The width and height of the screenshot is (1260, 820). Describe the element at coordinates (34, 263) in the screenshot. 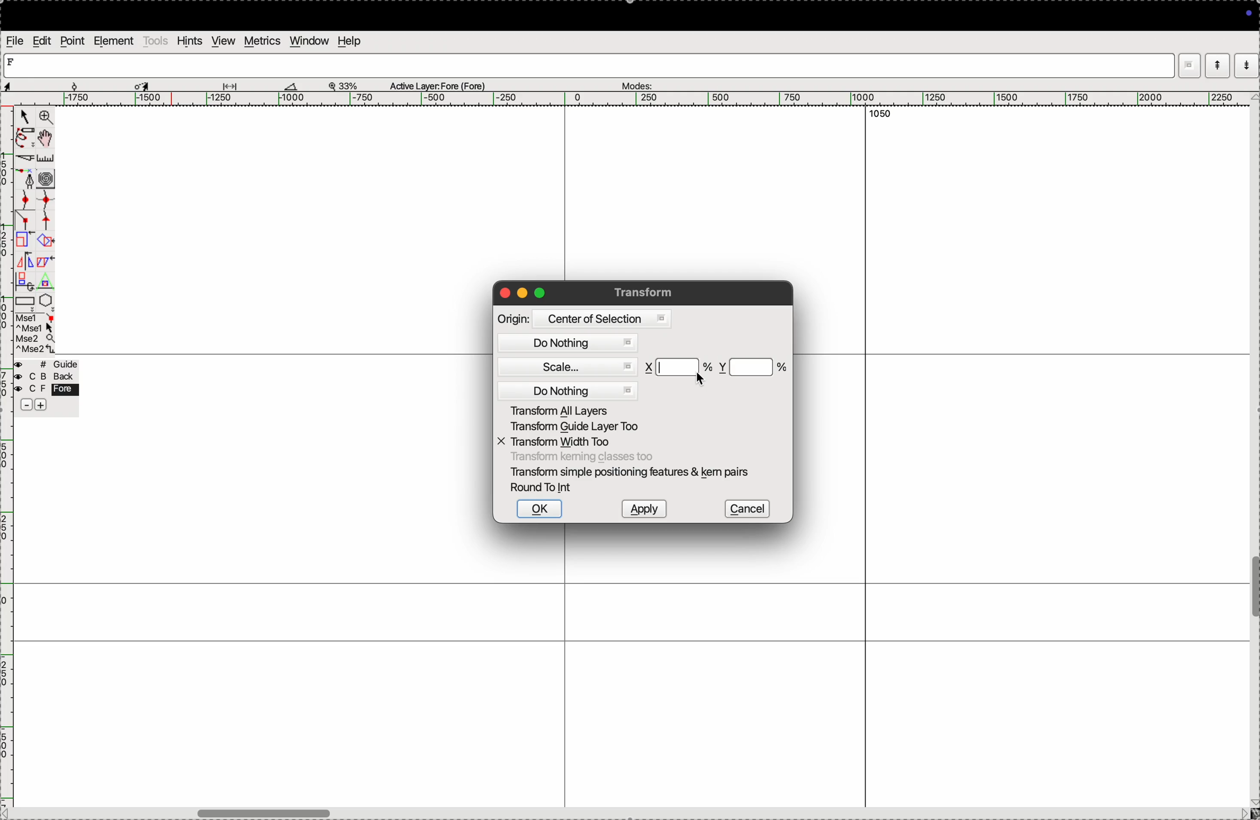

I see `mirror` at that location.